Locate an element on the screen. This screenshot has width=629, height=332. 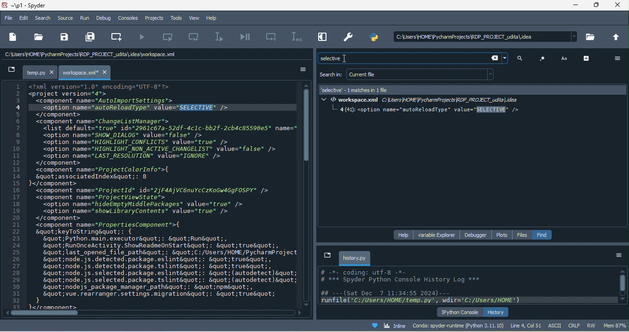
new is located at coordinates (13, 36).